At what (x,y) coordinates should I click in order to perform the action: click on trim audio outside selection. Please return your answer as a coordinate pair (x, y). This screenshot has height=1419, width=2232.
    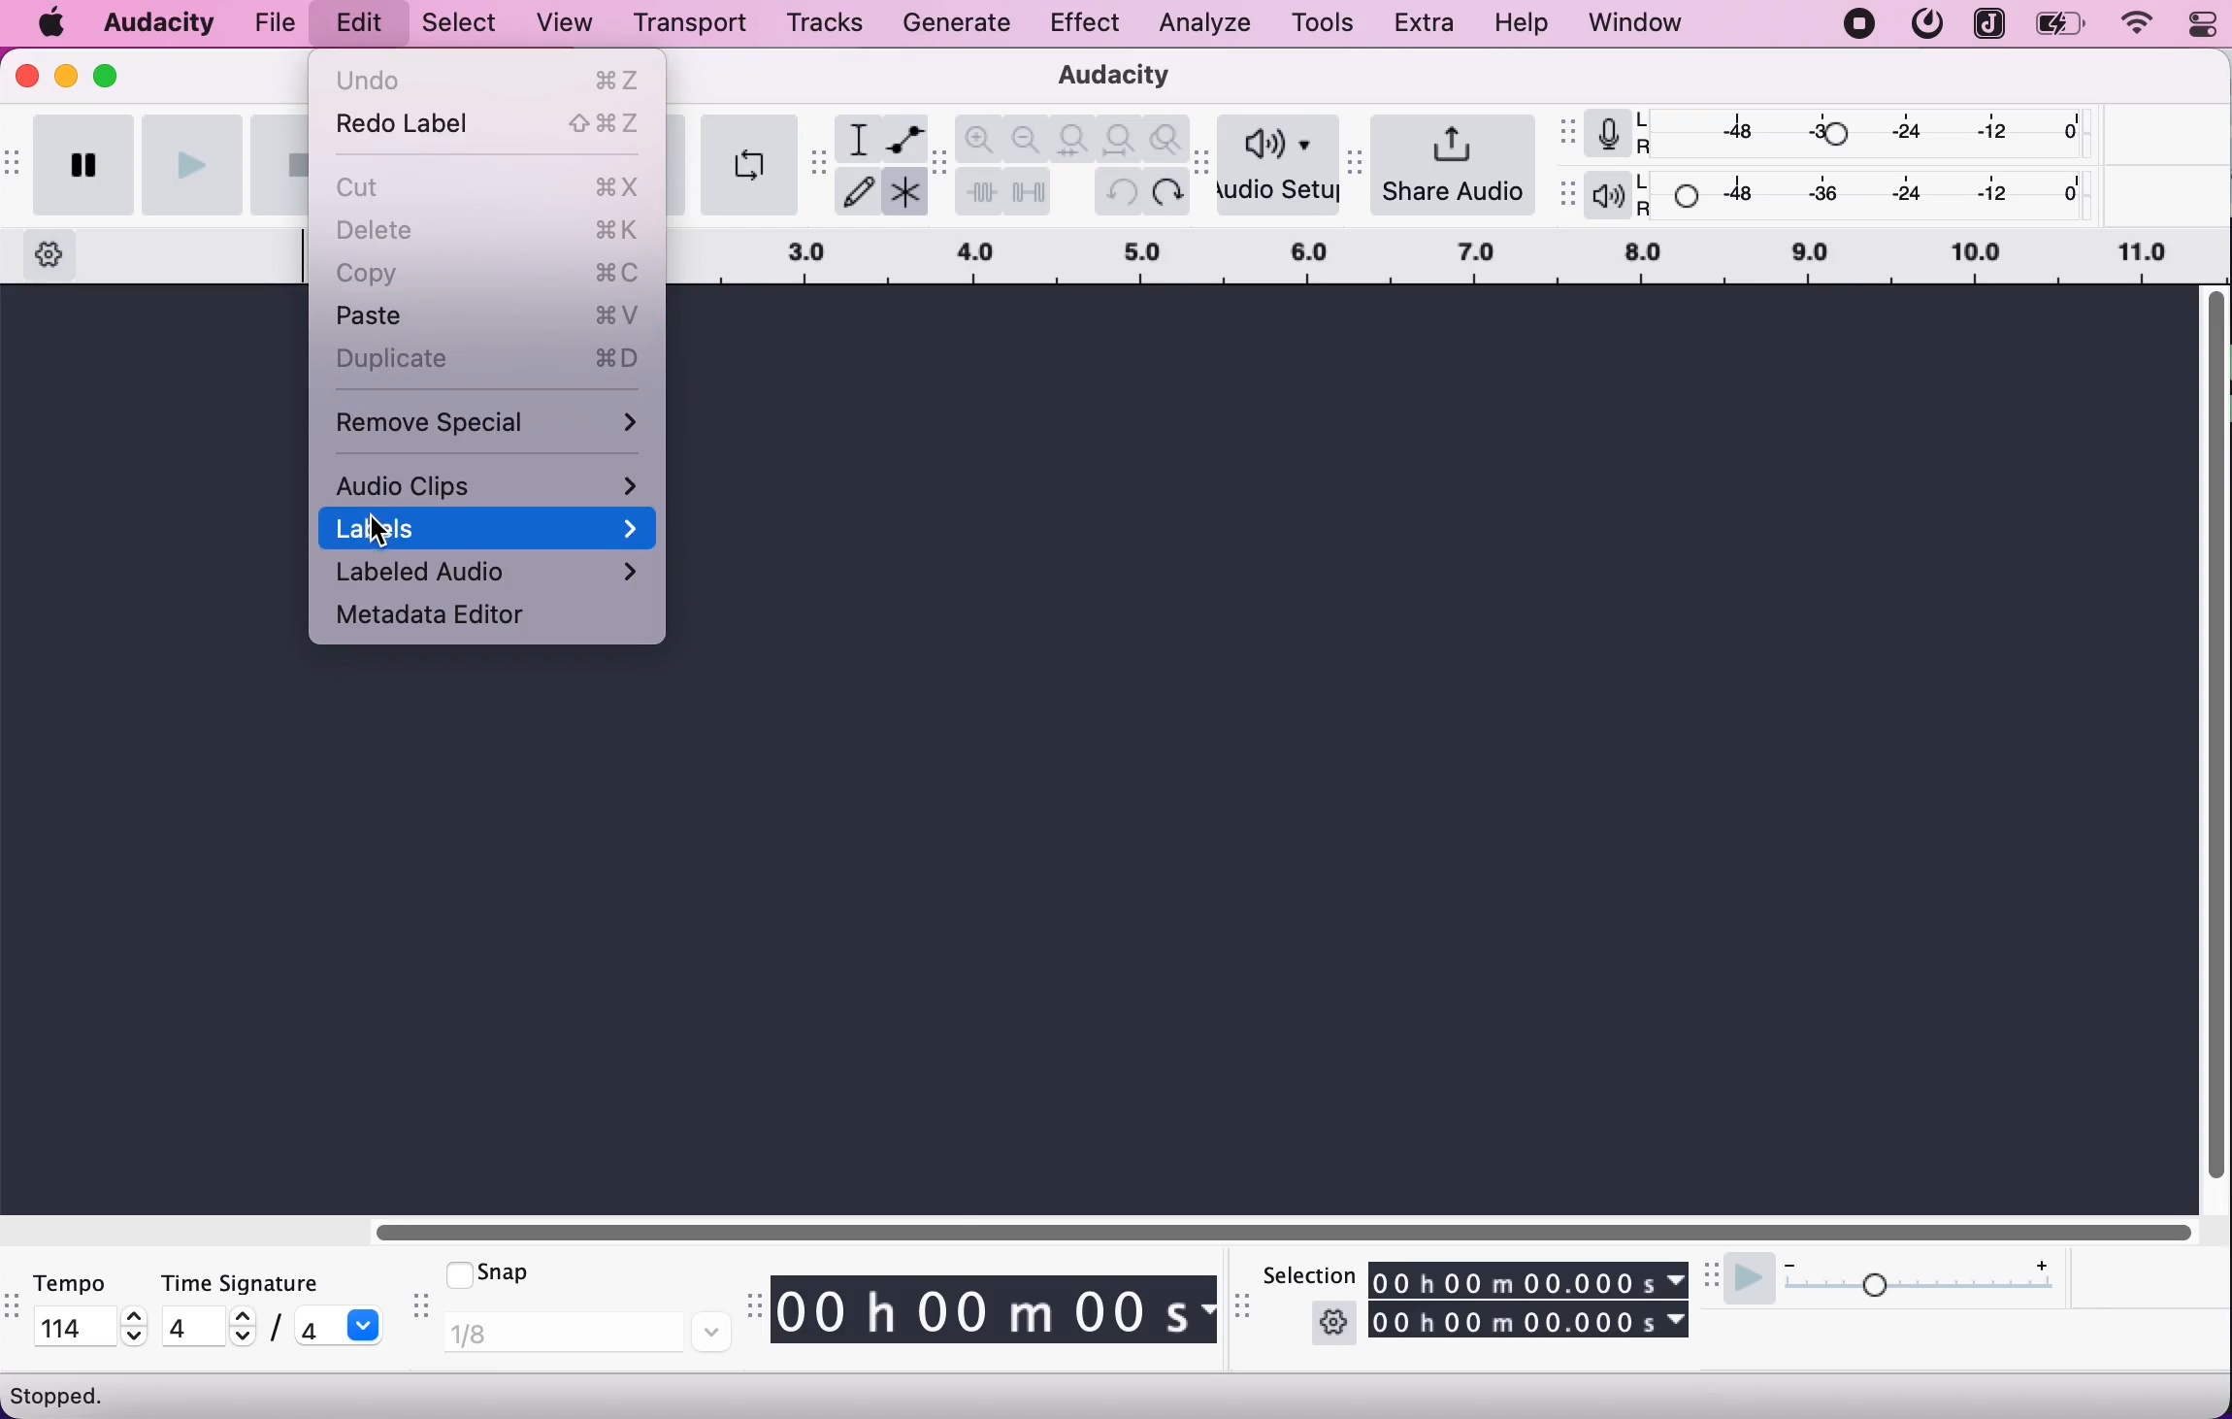
    Looking at the image, I should click on (979, 191).